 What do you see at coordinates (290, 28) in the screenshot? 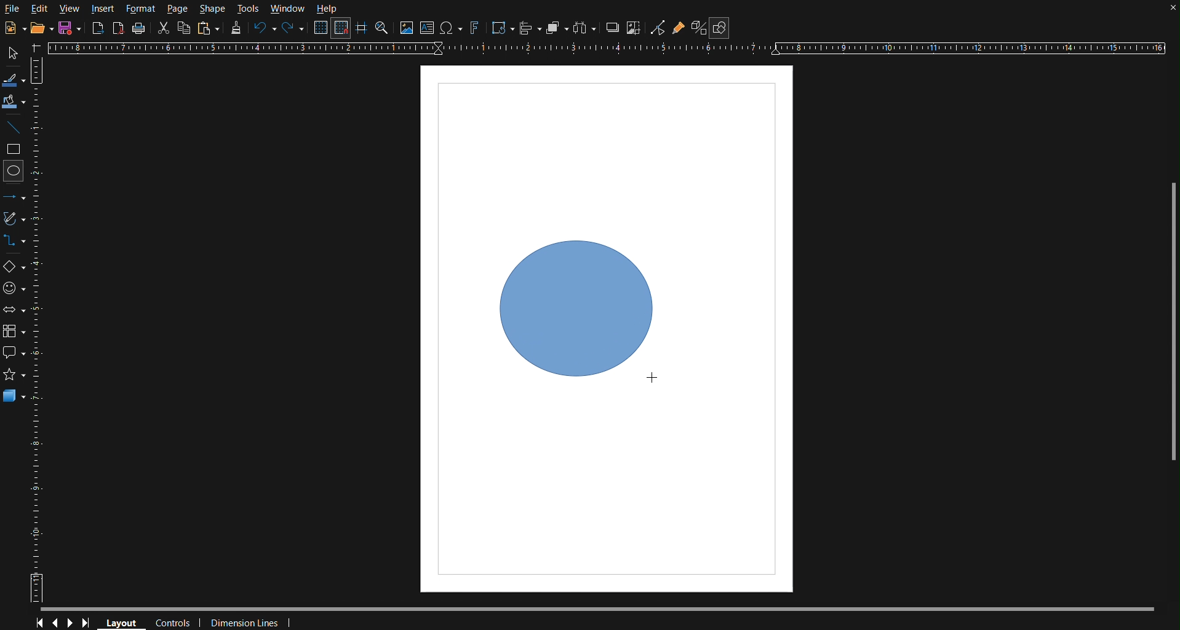
I see `Redo` at bounding box center [290, 28].